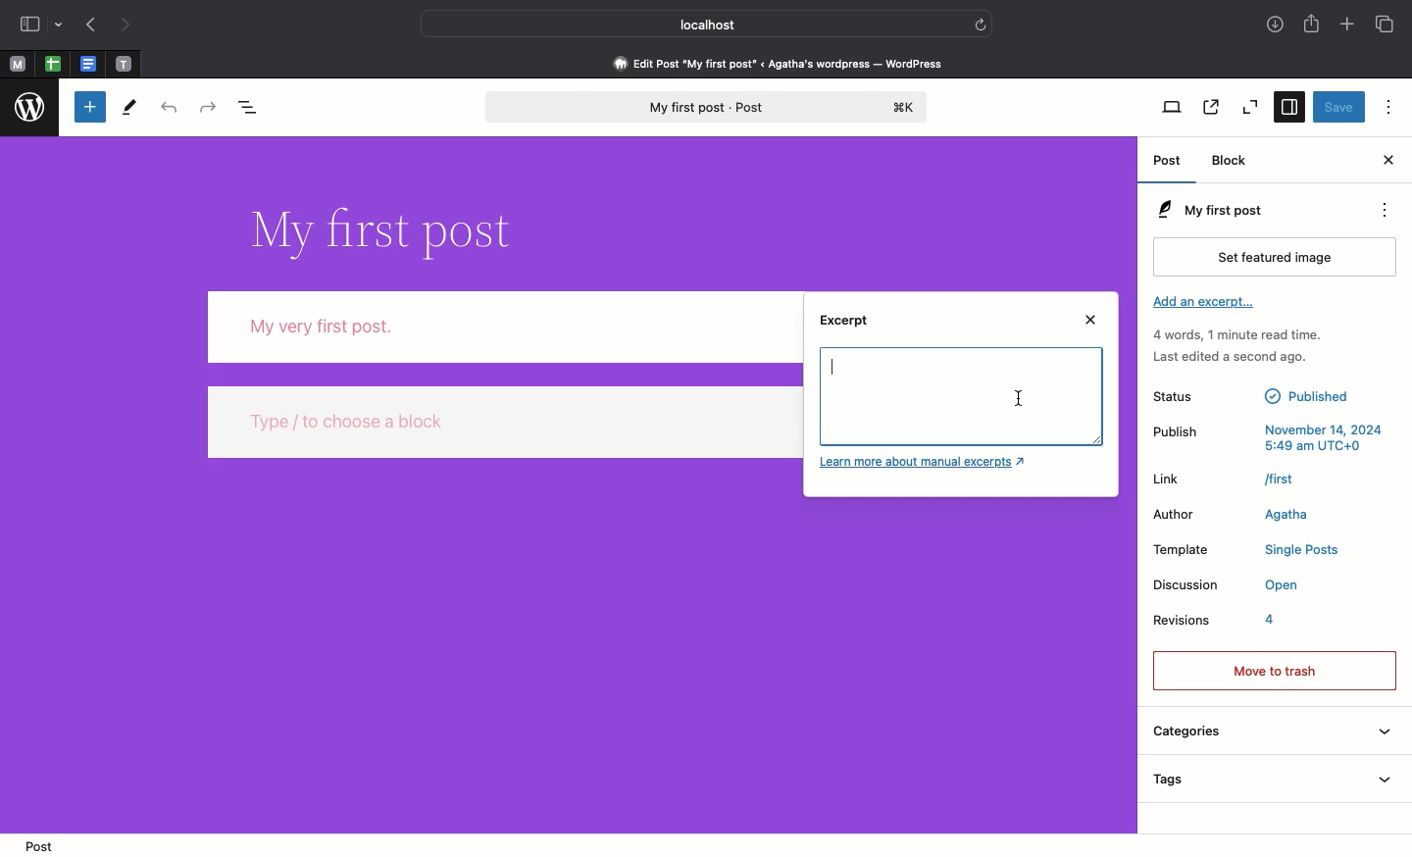 The height and width of the screenshot is (857, 1412). I want to click on My first post, so click(703, 108).